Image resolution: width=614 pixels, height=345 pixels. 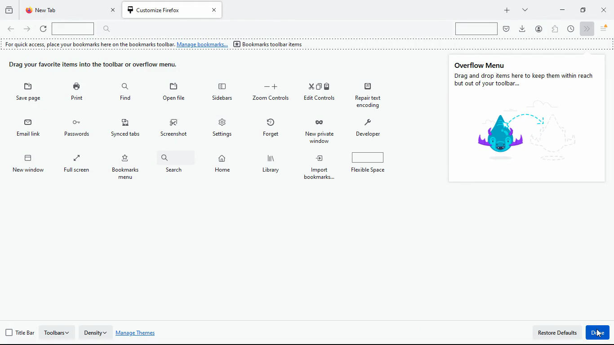 What do you see at coordinates (586, 28) in the screenshot?
I see `next` at bounding box center [586, 28].